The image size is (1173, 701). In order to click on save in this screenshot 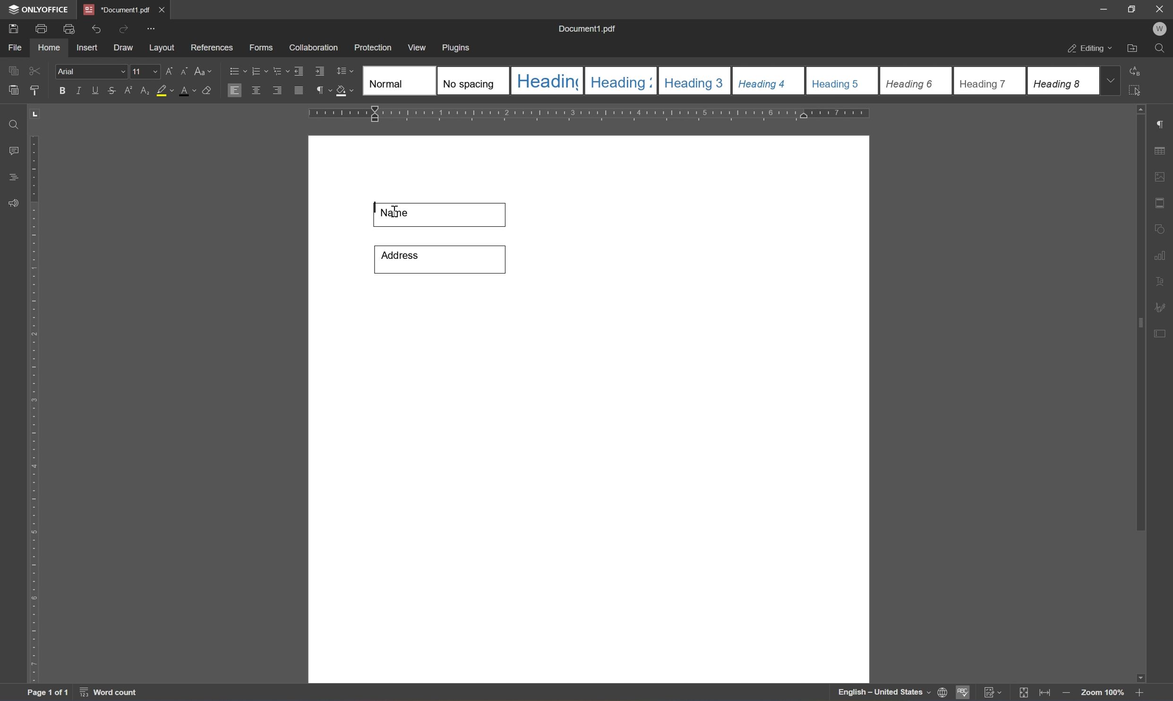, I will do `click(14, 28)`.